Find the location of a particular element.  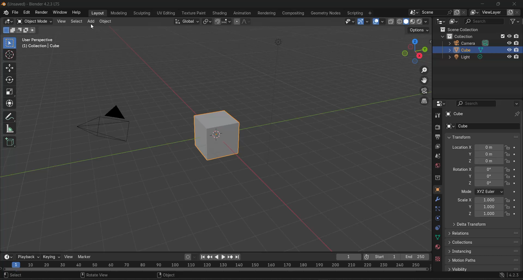

scene collection is located at coordinates (460, 29).